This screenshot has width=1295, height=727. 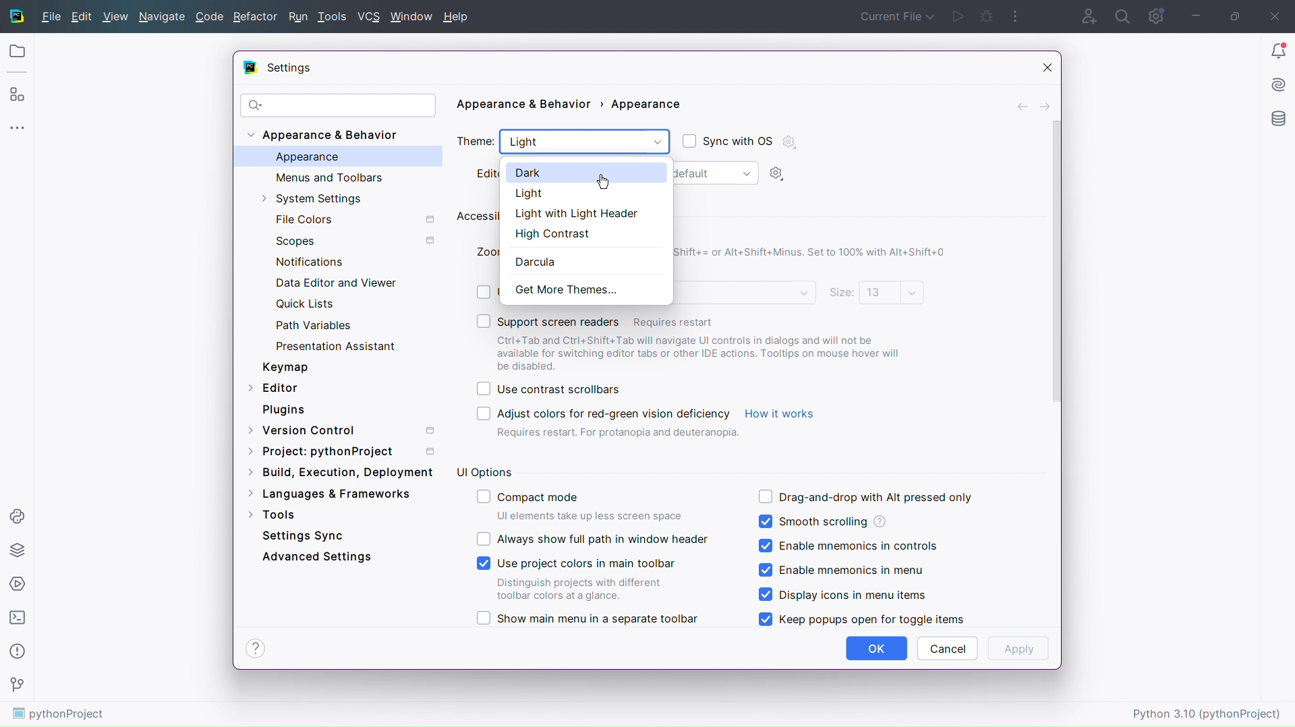 I want to click on size, so click(x=876, y=293).